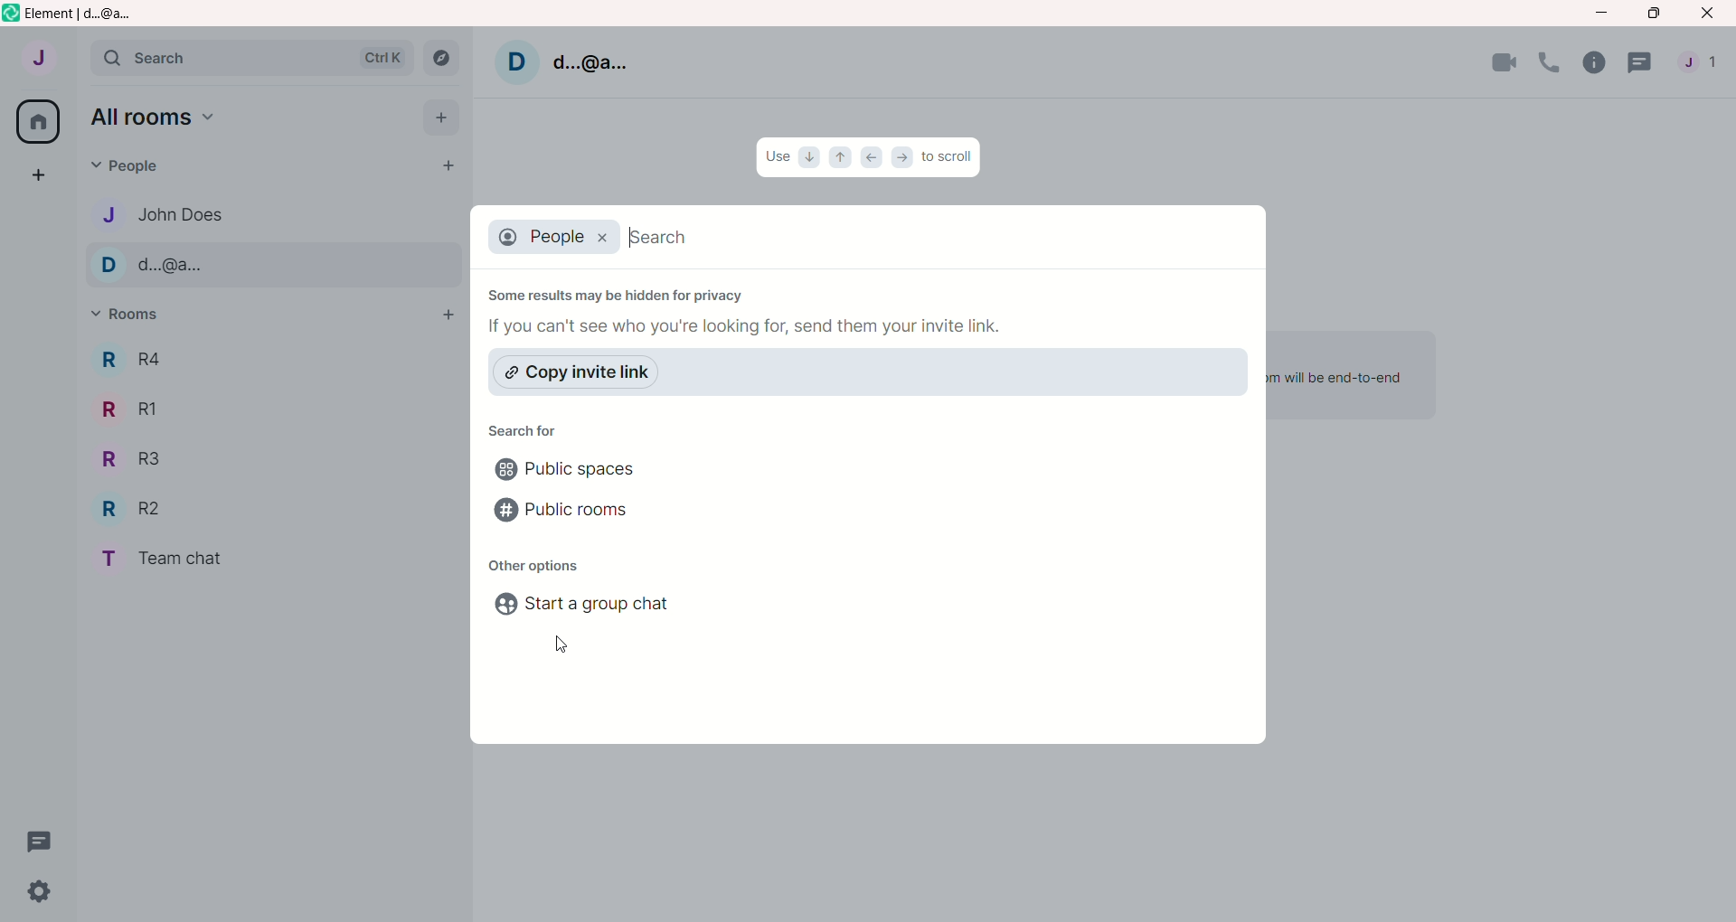 Image resolution: width=1736 pixels, height=922 pixels. What do you see at coordinates (525, 430) in the screenshot?
I see `search for` at bounding box center [525, 430].